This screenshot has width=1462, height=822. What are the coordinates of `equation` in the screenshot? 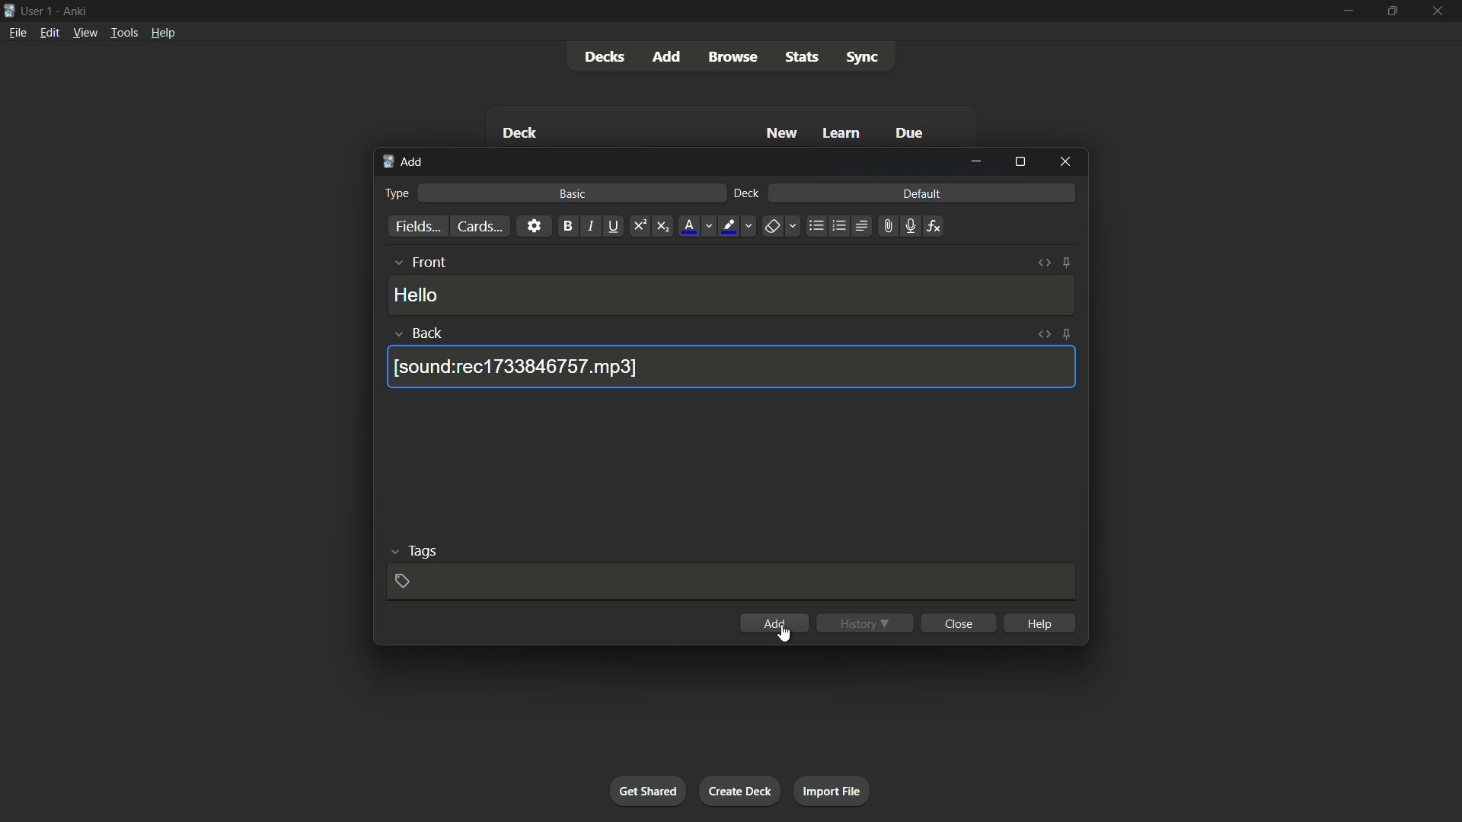 It's located at (934, 225).